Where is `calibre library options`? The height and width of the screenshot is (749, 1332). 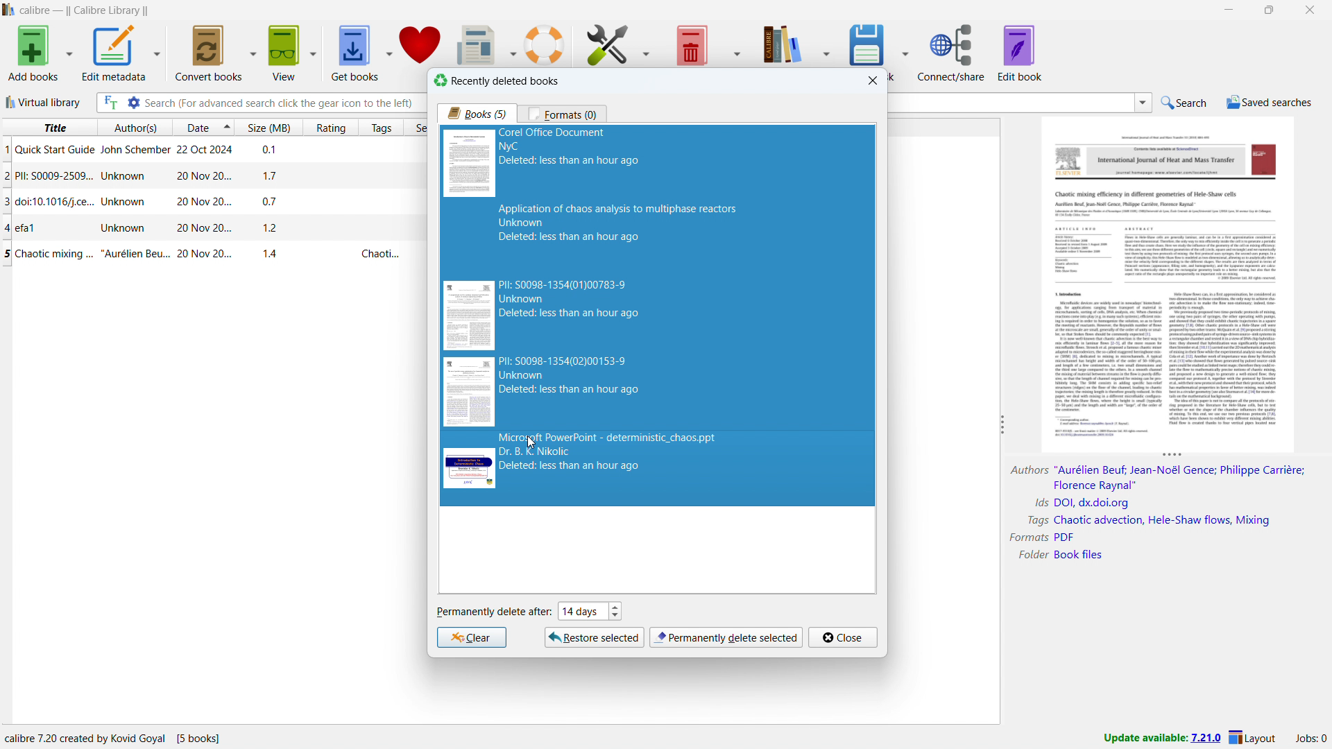 calibre library options is located at coordinates (830, 43).